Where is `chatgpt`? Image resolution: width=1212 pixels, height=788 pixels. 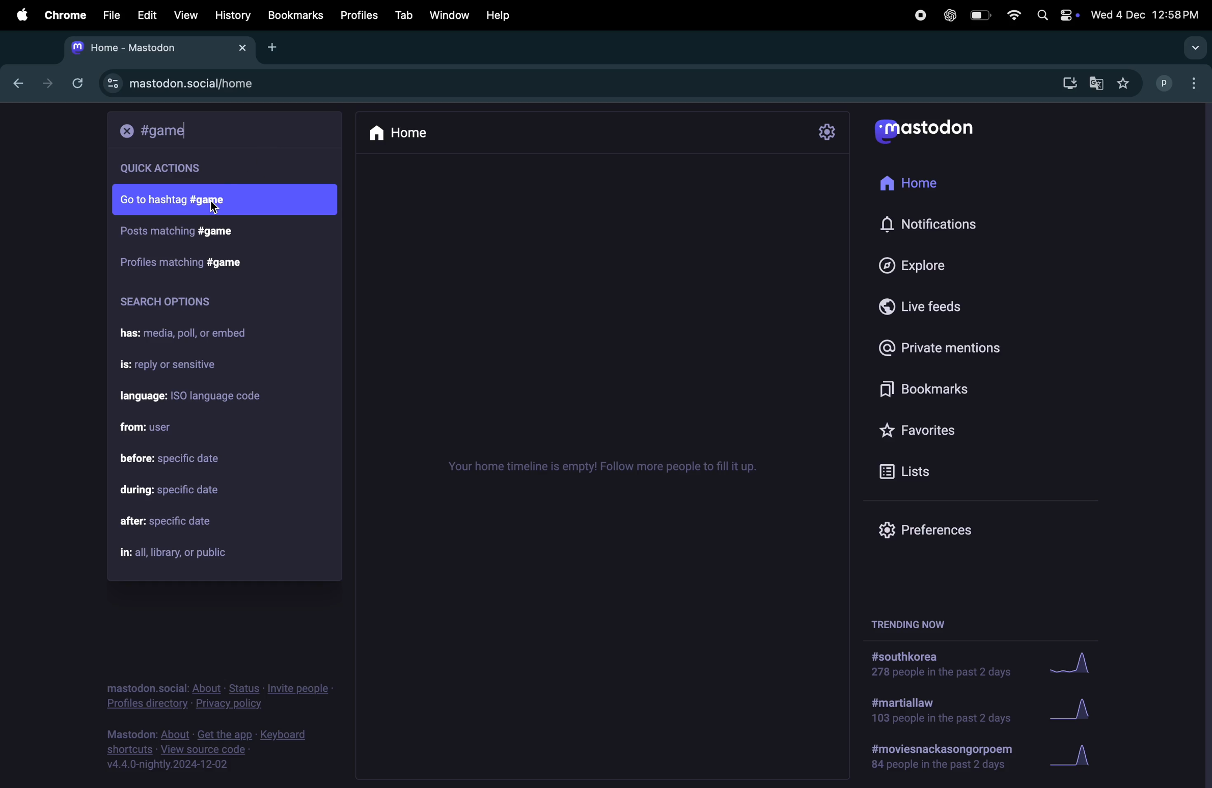 chatgpt is located at coordinates (950, 15).